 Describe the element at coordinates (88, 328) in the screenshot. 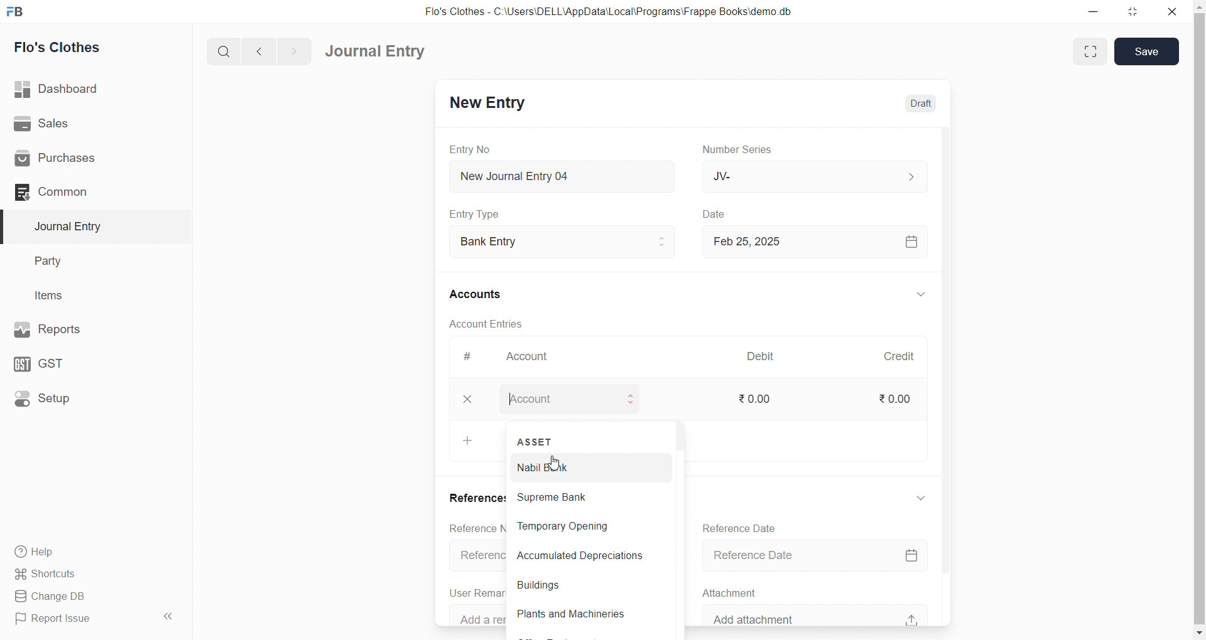

I see `Reports` at that location.